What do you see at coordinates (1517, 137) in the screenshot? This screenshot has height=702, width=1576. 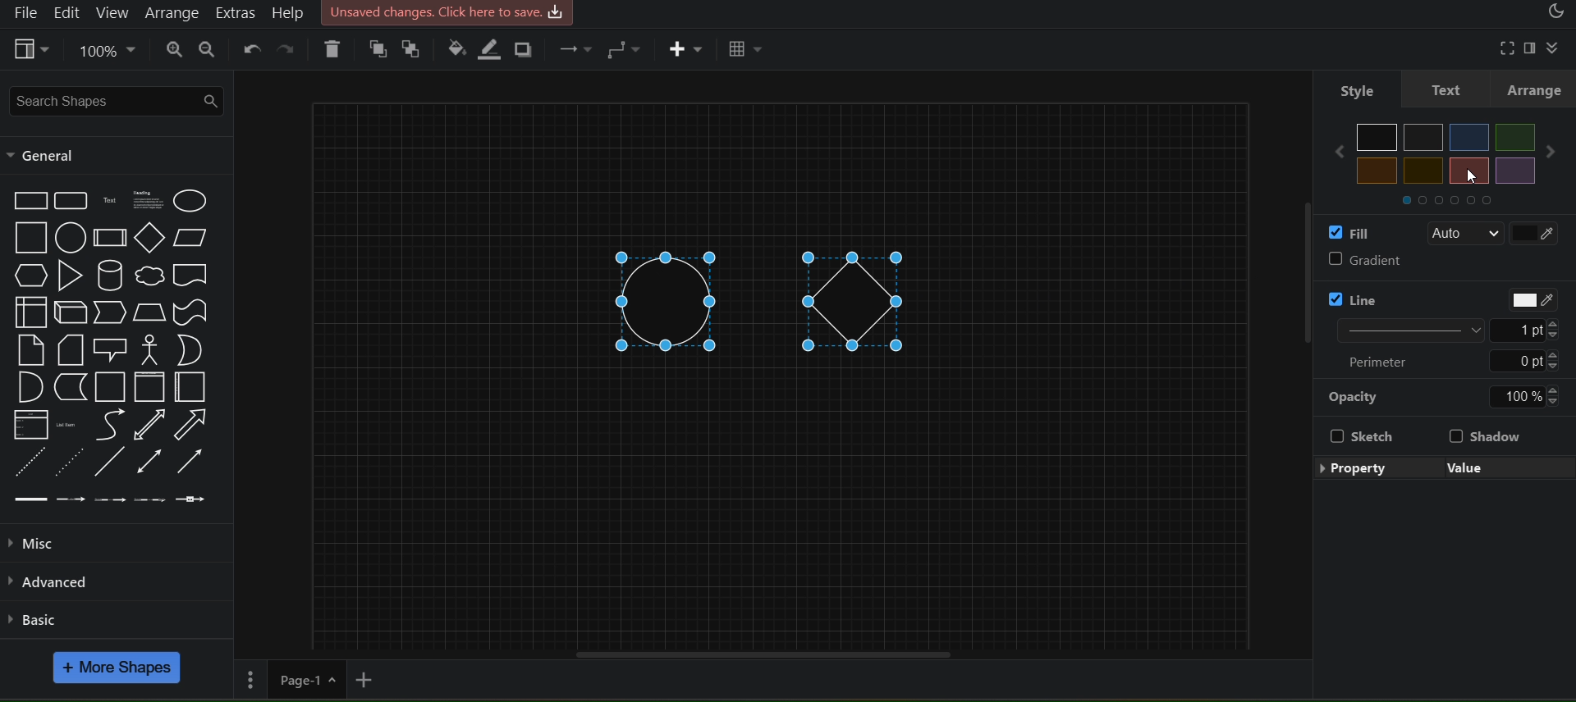 I see `` at bounding box center [1517, 137].